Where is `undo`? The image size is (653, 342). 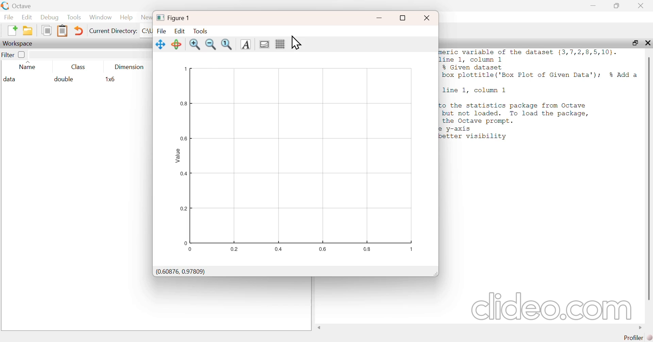
undo is located at coordinates (80, 30).